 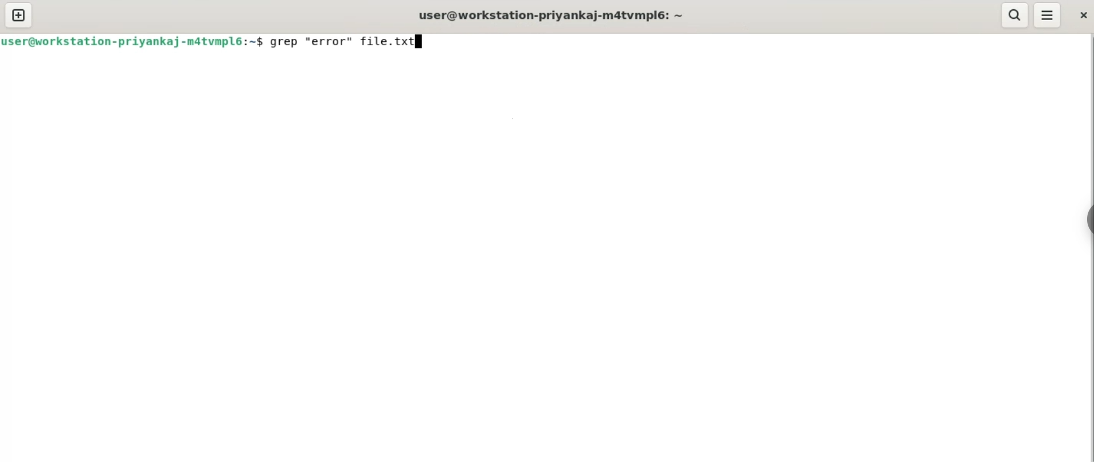 What do you see at coordinates (1046, 16) in the screenshot?
I see `menu` at bounding box center [1046, 16].